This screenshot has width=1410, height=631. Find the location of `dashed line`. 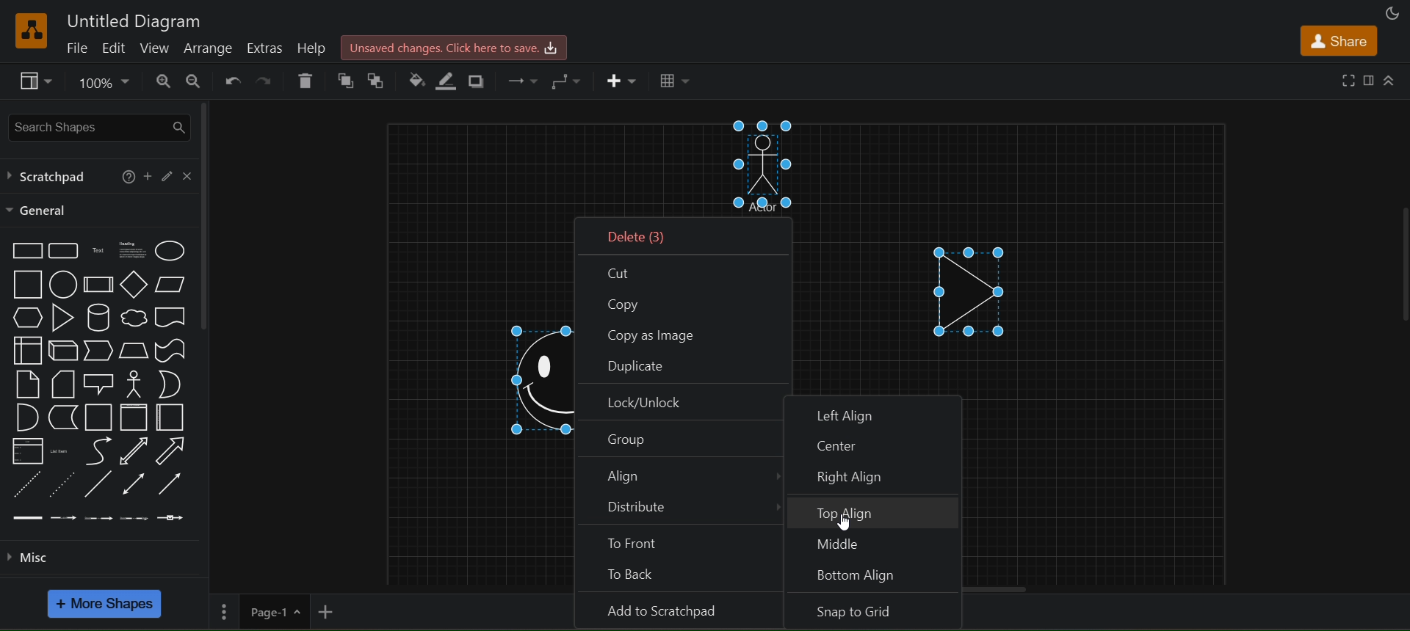

dashed line is located at coordinates (29, 484).